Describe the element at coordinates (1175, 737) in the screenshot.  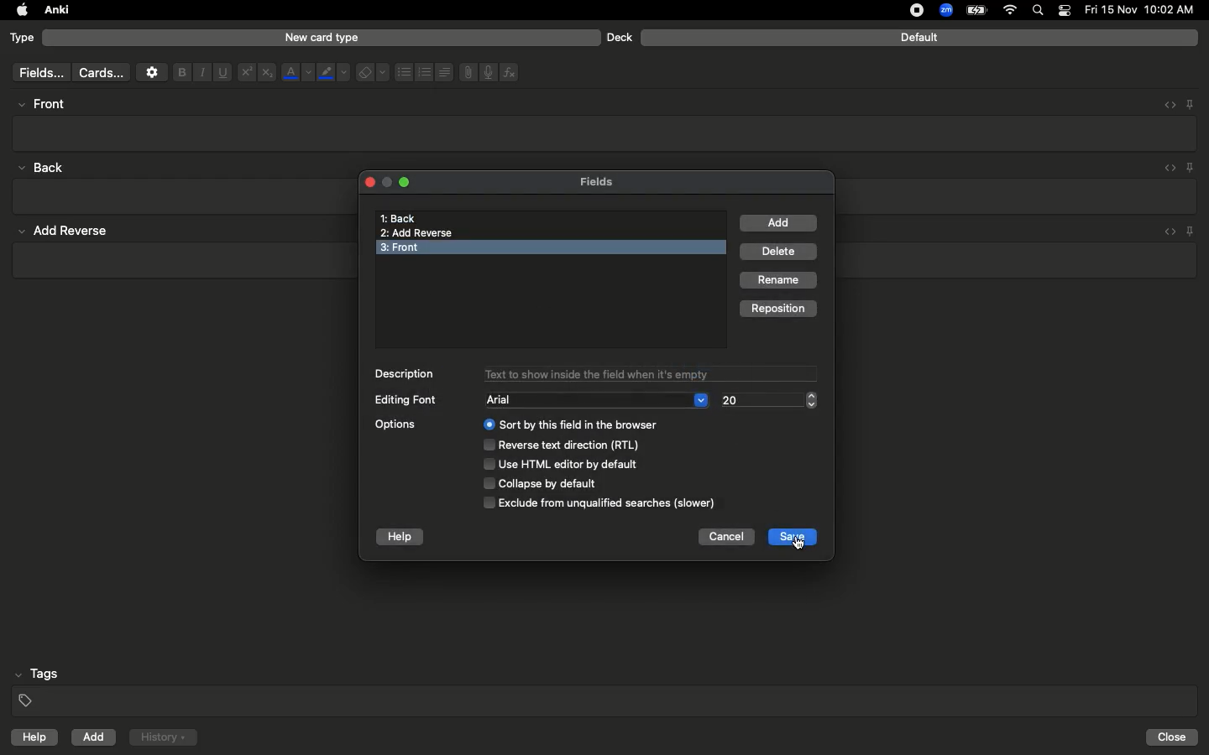
I see `Close` at that location.